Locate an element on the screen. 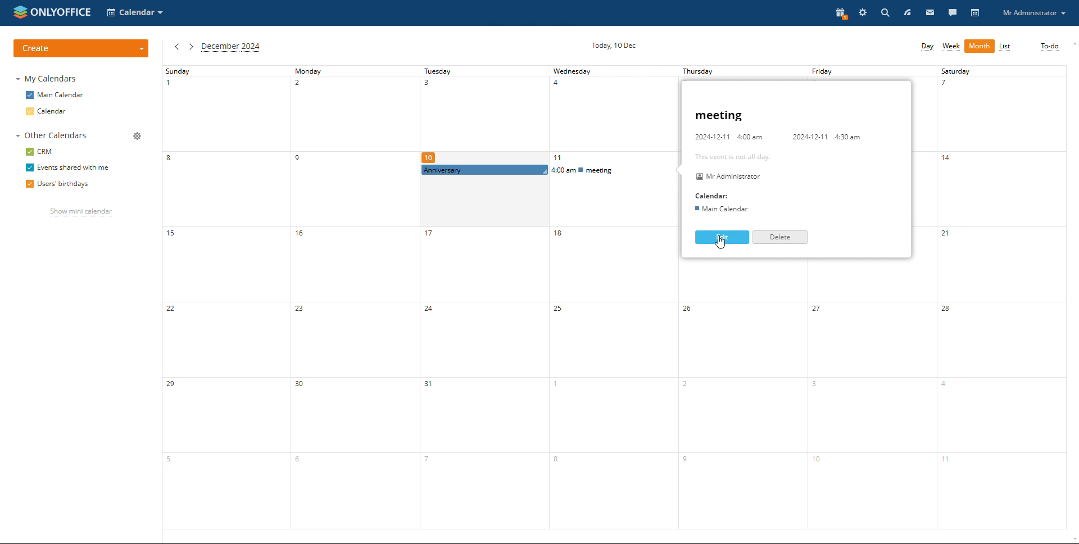 The width and height of the screenshot is (1079, 544). list view is located at coordinates (1005, 47).